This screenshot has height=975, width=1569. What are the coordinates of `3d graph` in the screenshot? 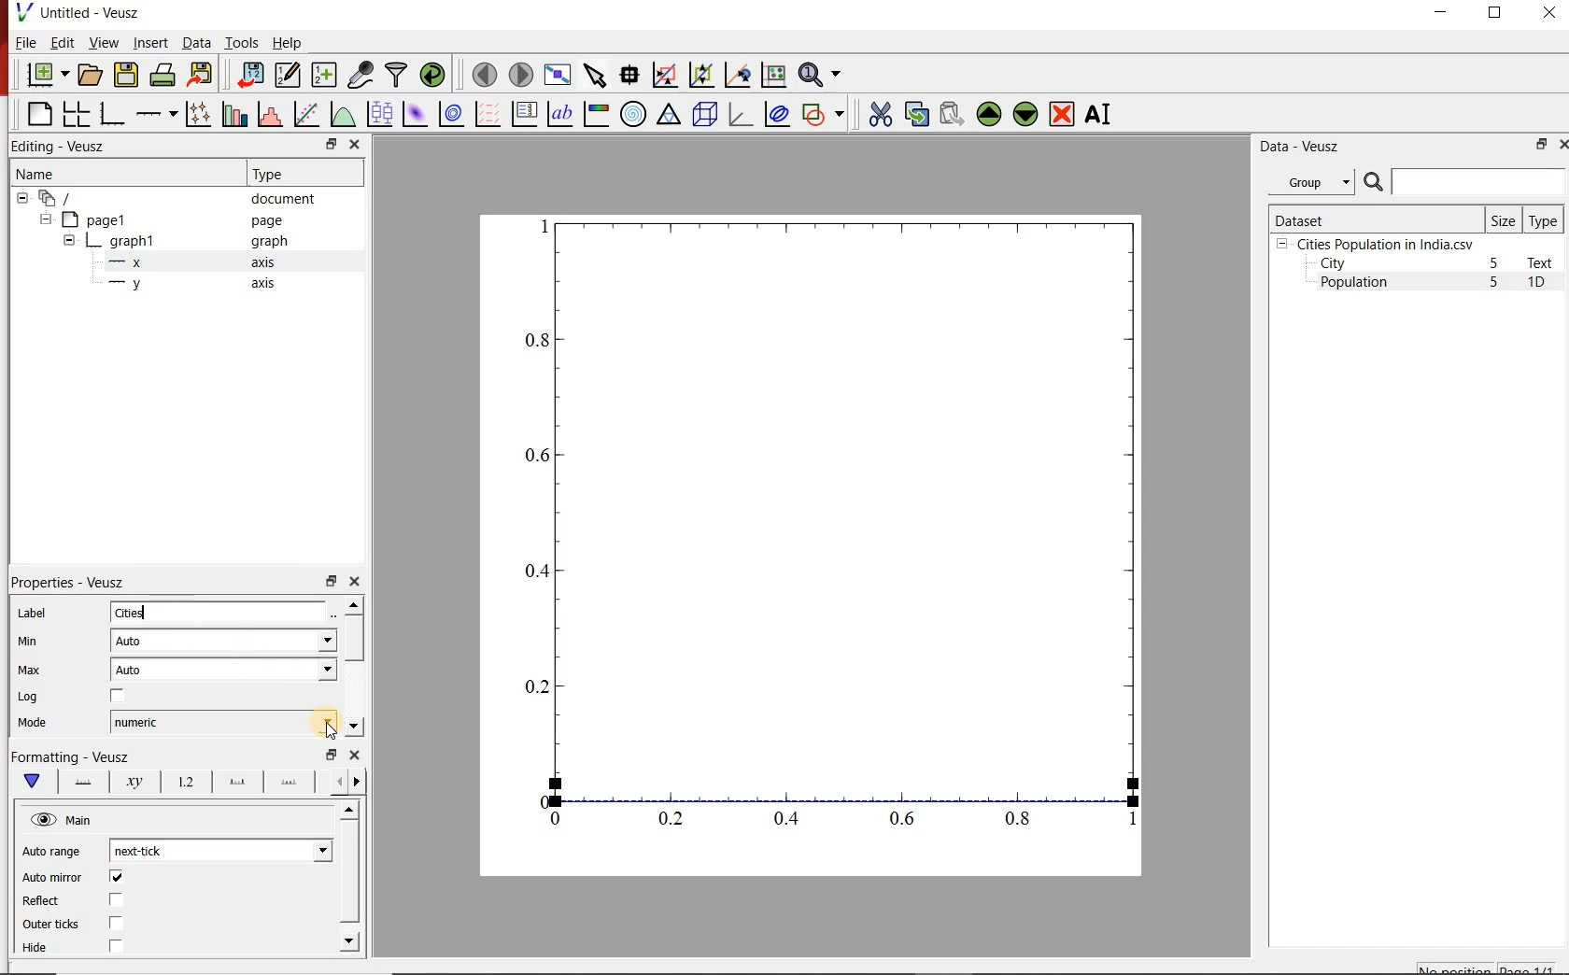 It's located at (739, 114).